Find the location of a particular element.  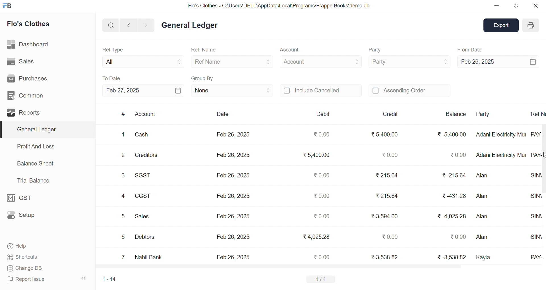

Shortcuts is located at coordinates (22, 256).